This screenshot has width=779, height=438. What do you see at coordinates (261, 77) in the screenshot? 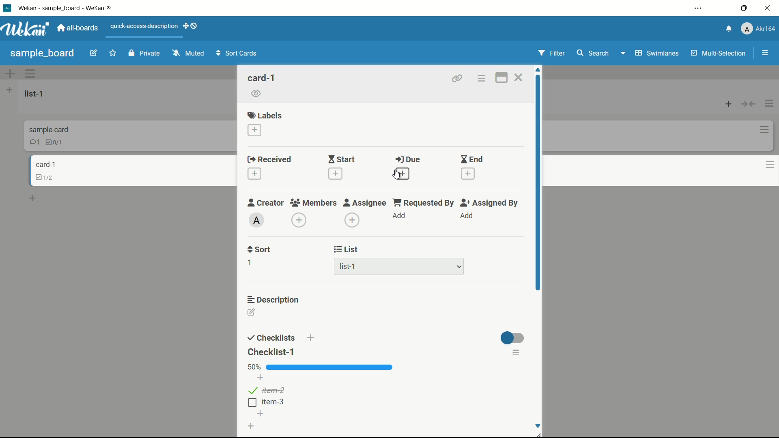
I see `card name` at bounding box center [261, 77].